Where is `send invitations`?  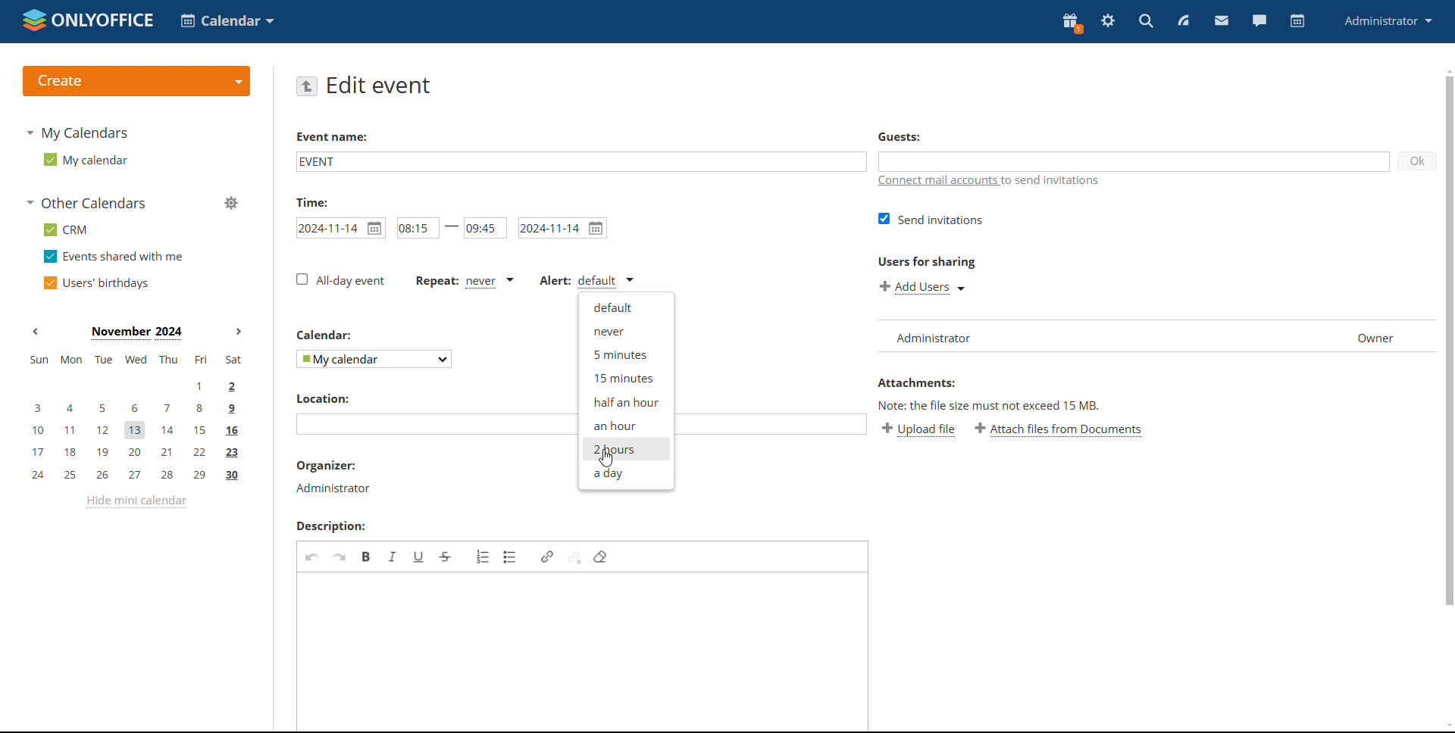
send invitations is located at coordinates (931, 218).